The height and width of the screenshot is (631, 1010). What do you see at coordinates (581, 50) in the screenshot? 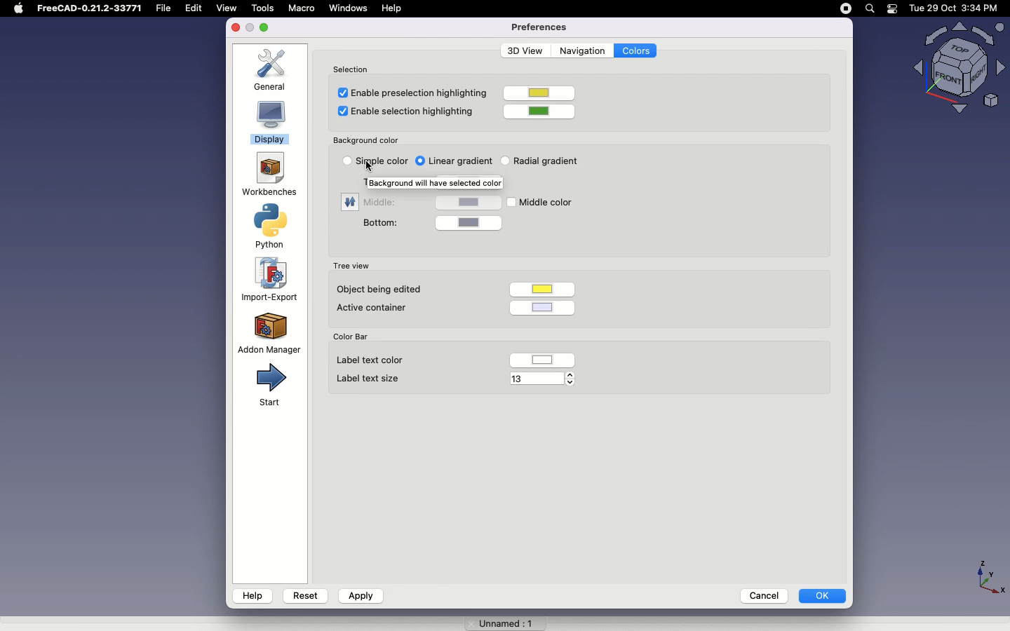
I see `Navigation |` at bounding box center [581, 50].